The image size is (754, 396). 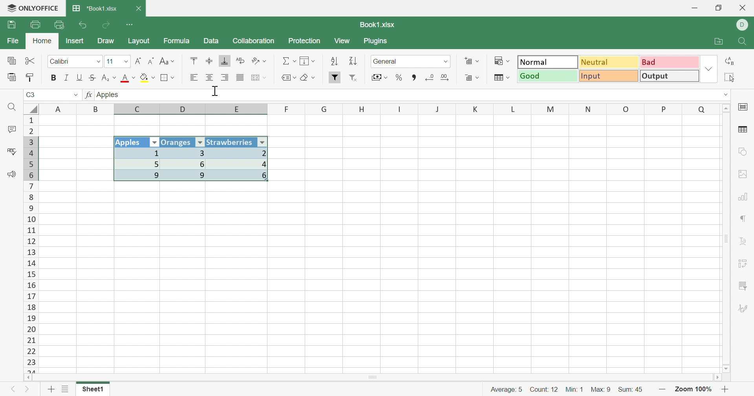 I want to click on E, so click(x=240, y=110).